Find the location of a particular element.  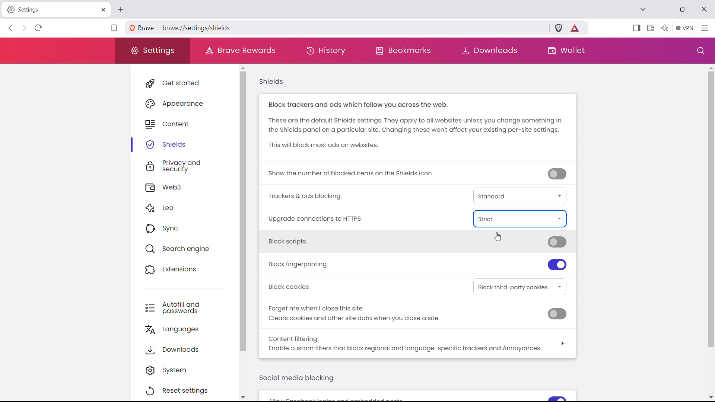

click to go back forward to see history  is located at coordinates (23, 28).